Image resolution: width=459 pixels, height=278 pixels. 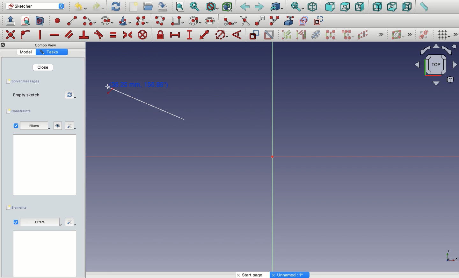 What do you see at coordinates (44, 67) in the screenshot?
I see `Close` at bounding box center [44, 67].